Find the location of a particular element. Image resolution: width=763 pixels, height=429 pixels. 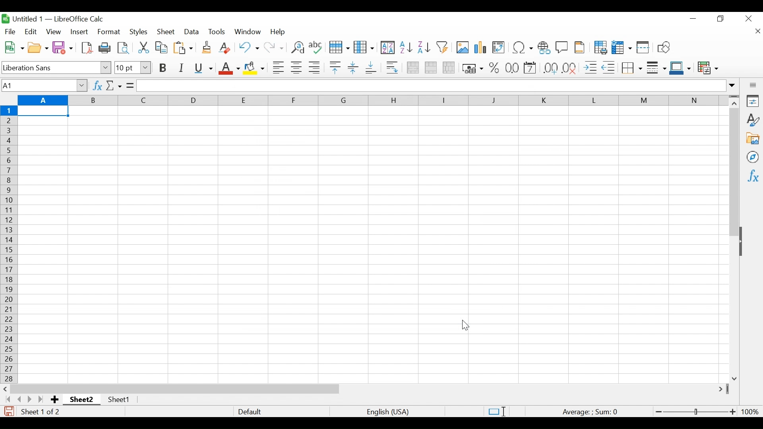

Decrease indent is located at coordinates (609, 68).